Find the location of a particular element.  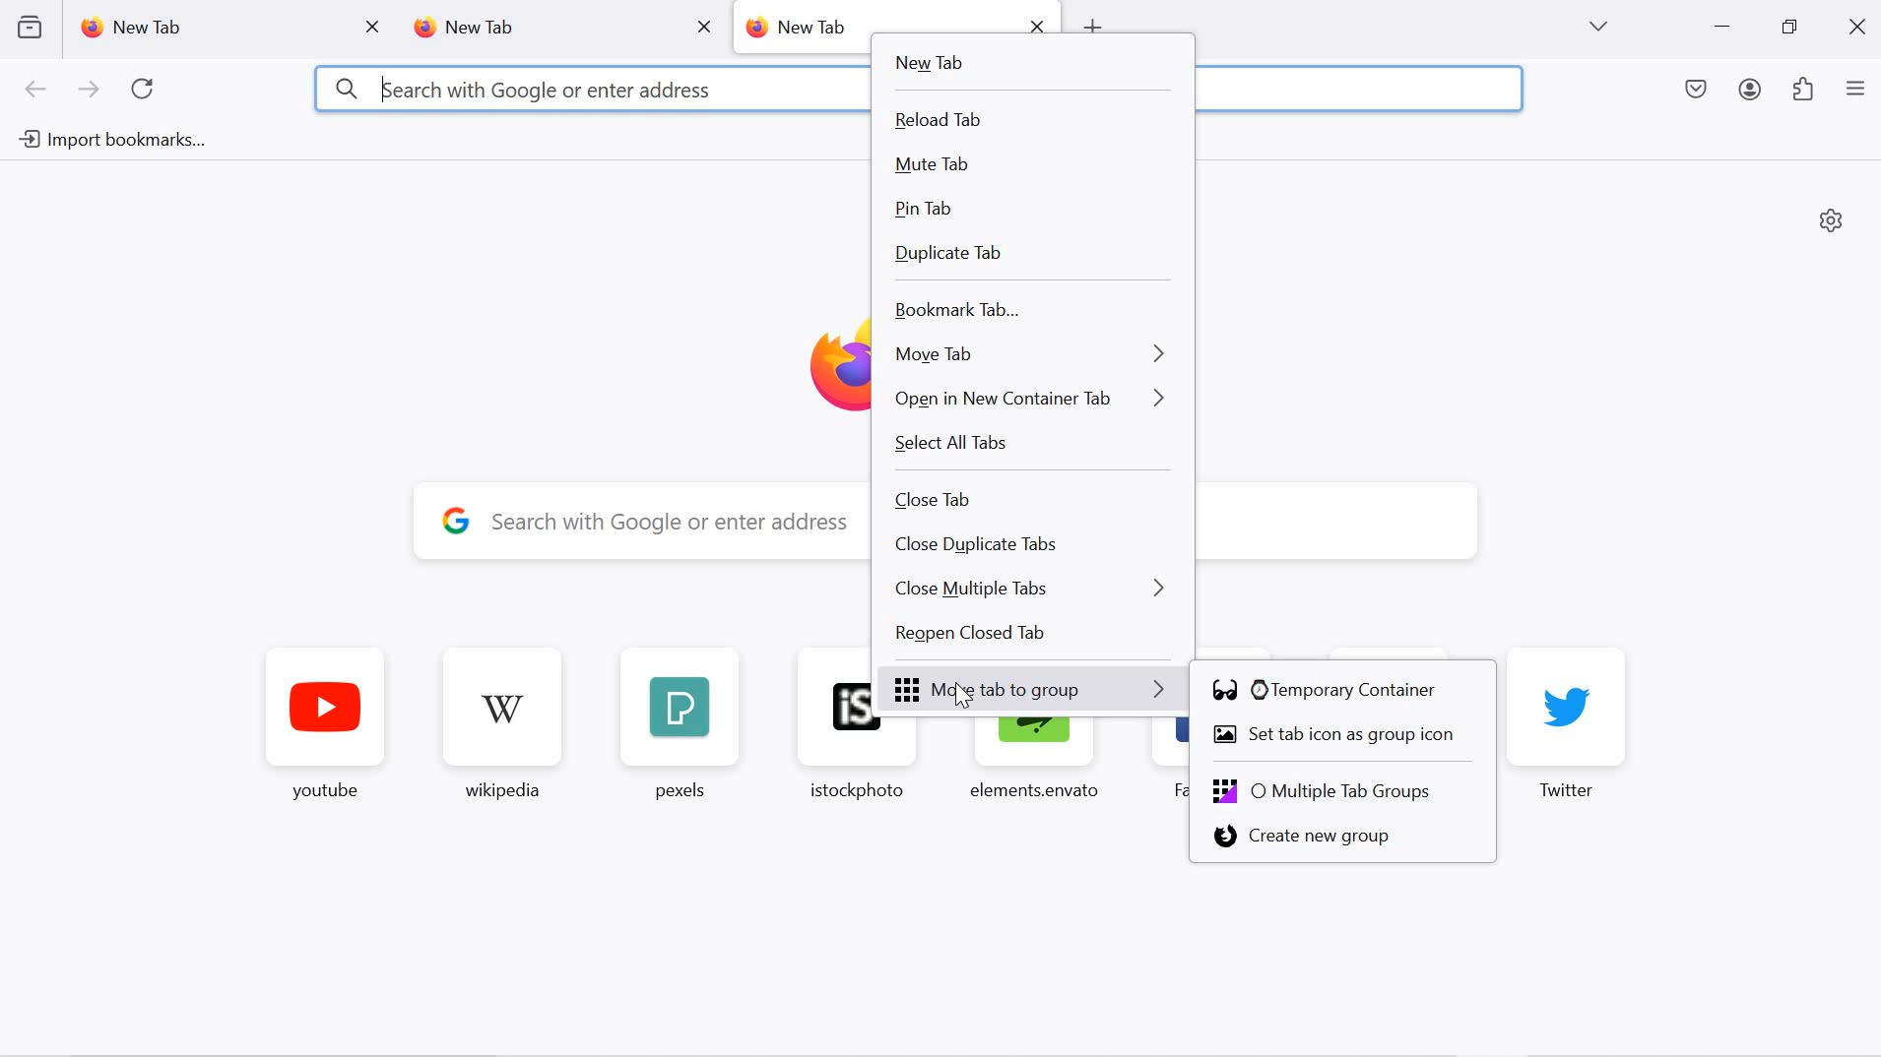

account is located at coordinates (1753, 93).